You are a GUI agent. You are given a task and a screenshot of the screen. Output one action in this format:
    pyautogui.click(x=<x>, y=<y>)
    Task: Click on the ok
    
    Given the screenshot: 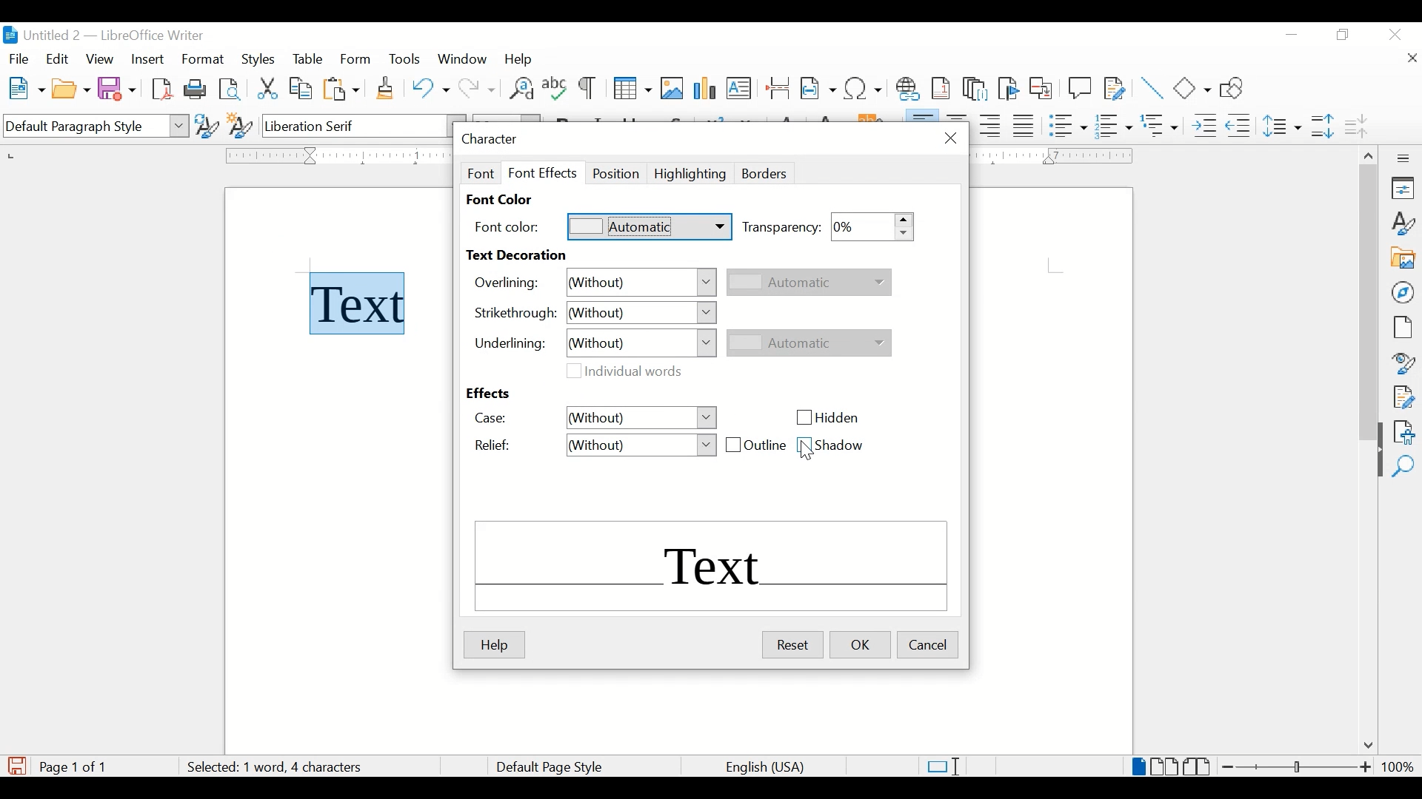 What is the action you would take?
    pyautogui.click(x=860, y=644)
    